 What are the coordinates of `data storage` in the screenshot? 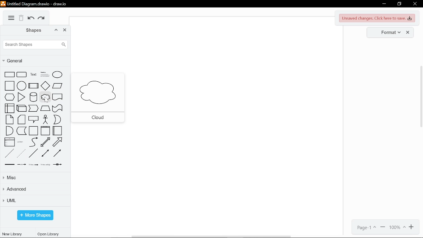 It's located at (22, 131).